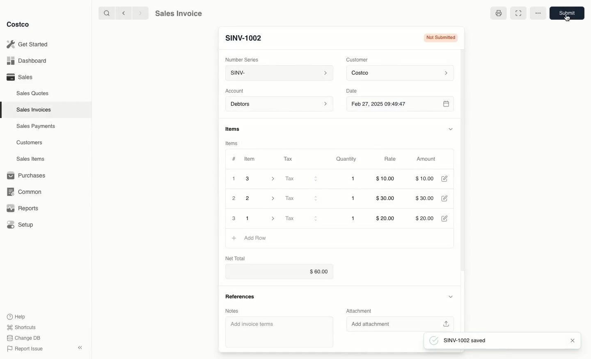 This screenshot has height=359, width=591. What do you see at coordinates (568, 18) in the screenshot?
I see `cursor` at bounding box center [568, 18].